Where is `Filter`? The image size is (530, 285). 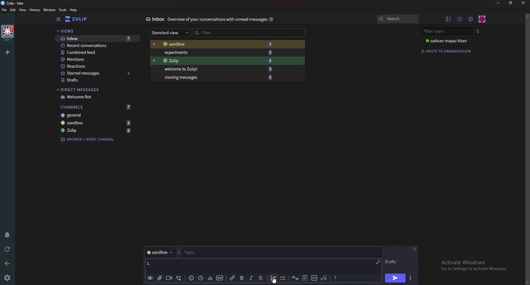
Filter is located at coordinates (218, 32).